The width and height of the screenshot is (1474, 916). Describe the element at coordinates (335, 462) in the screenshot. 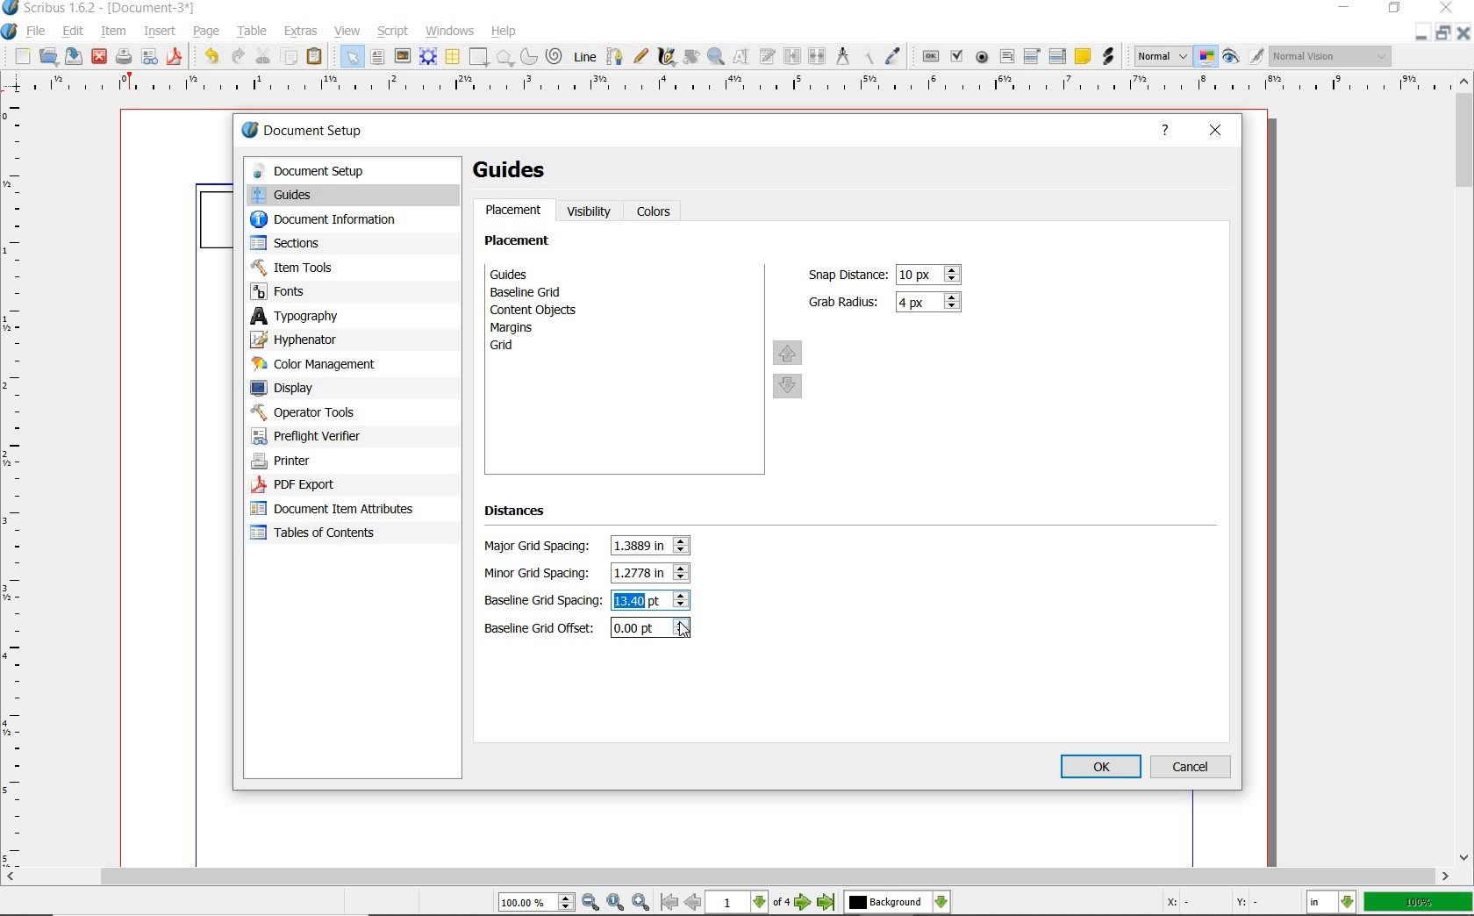

I see `printer` at that location.